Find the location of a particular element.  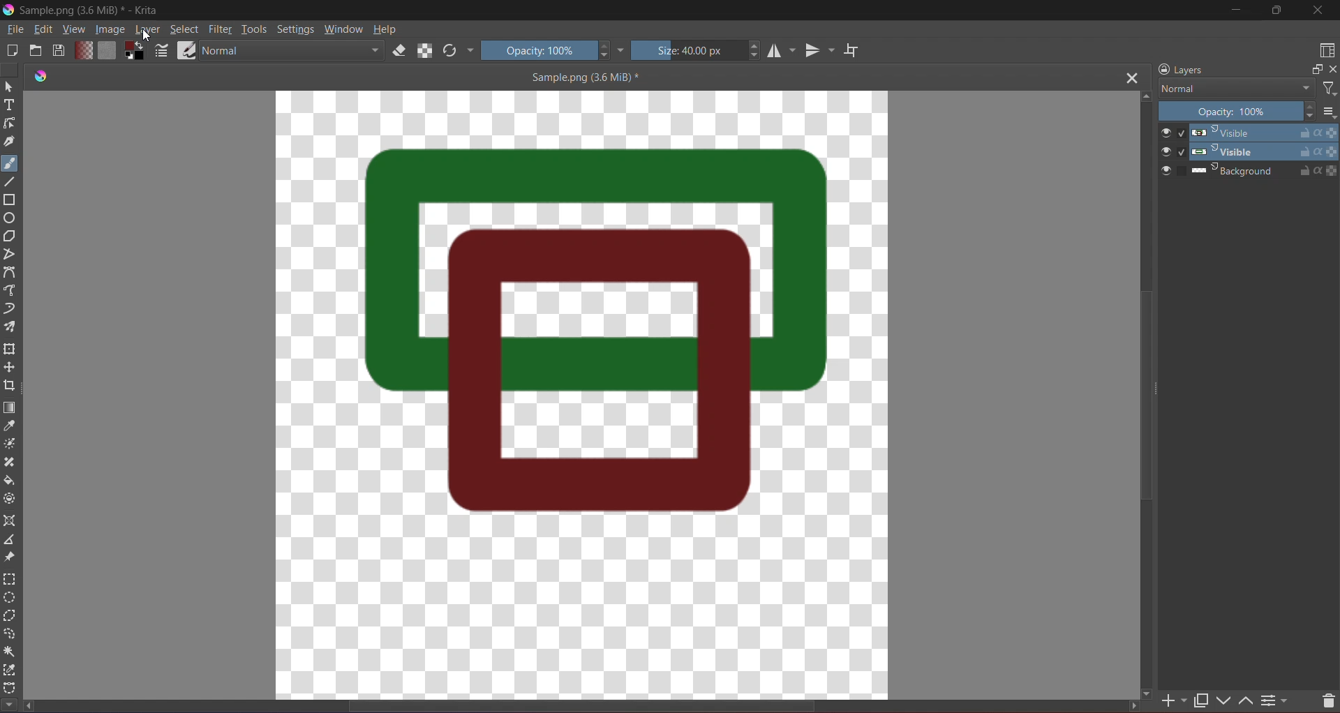

Duplicate is located at coordinates (1200, 698).